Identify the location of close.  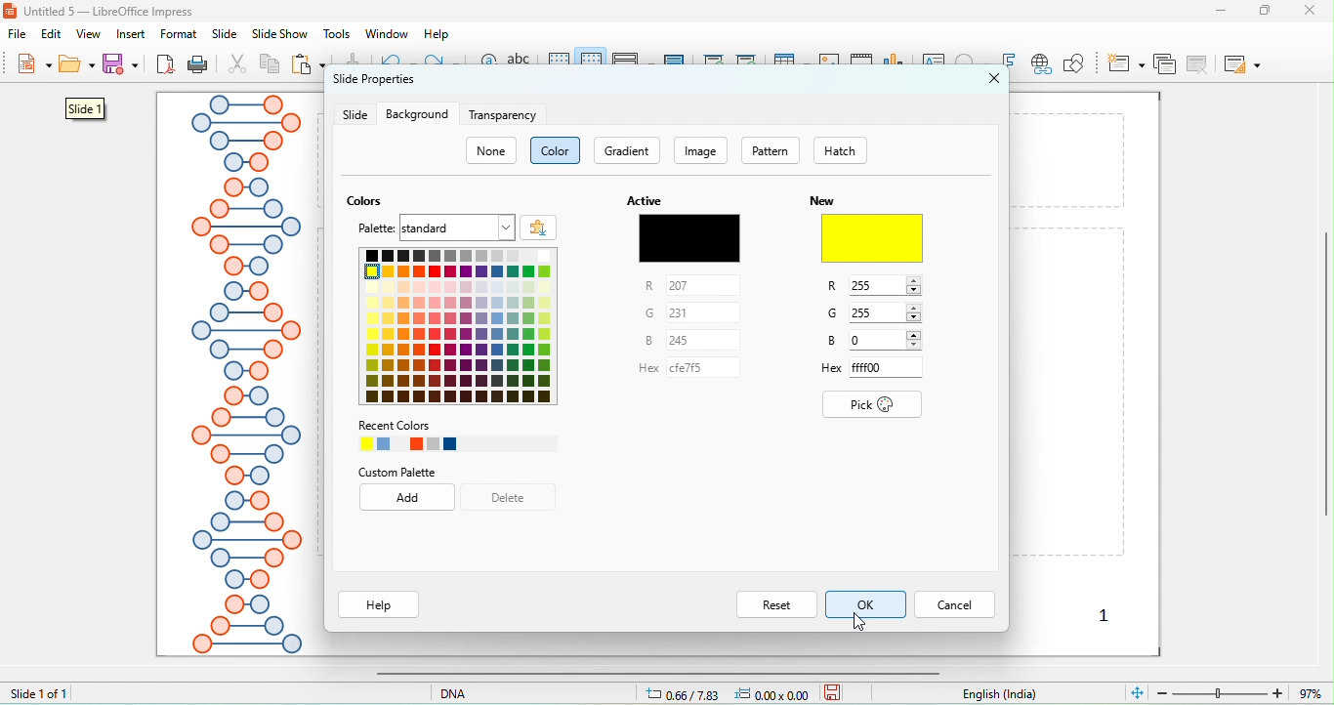
(1315, 10).